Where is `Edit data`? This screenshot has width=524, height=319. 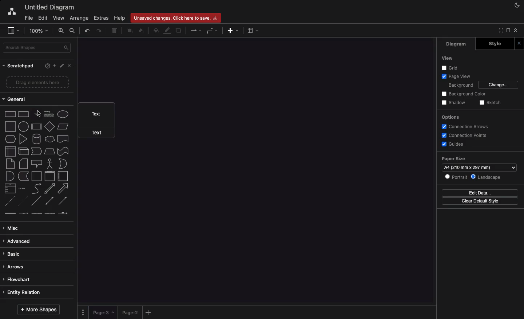 Edit data is located at coordinates (480, 193).